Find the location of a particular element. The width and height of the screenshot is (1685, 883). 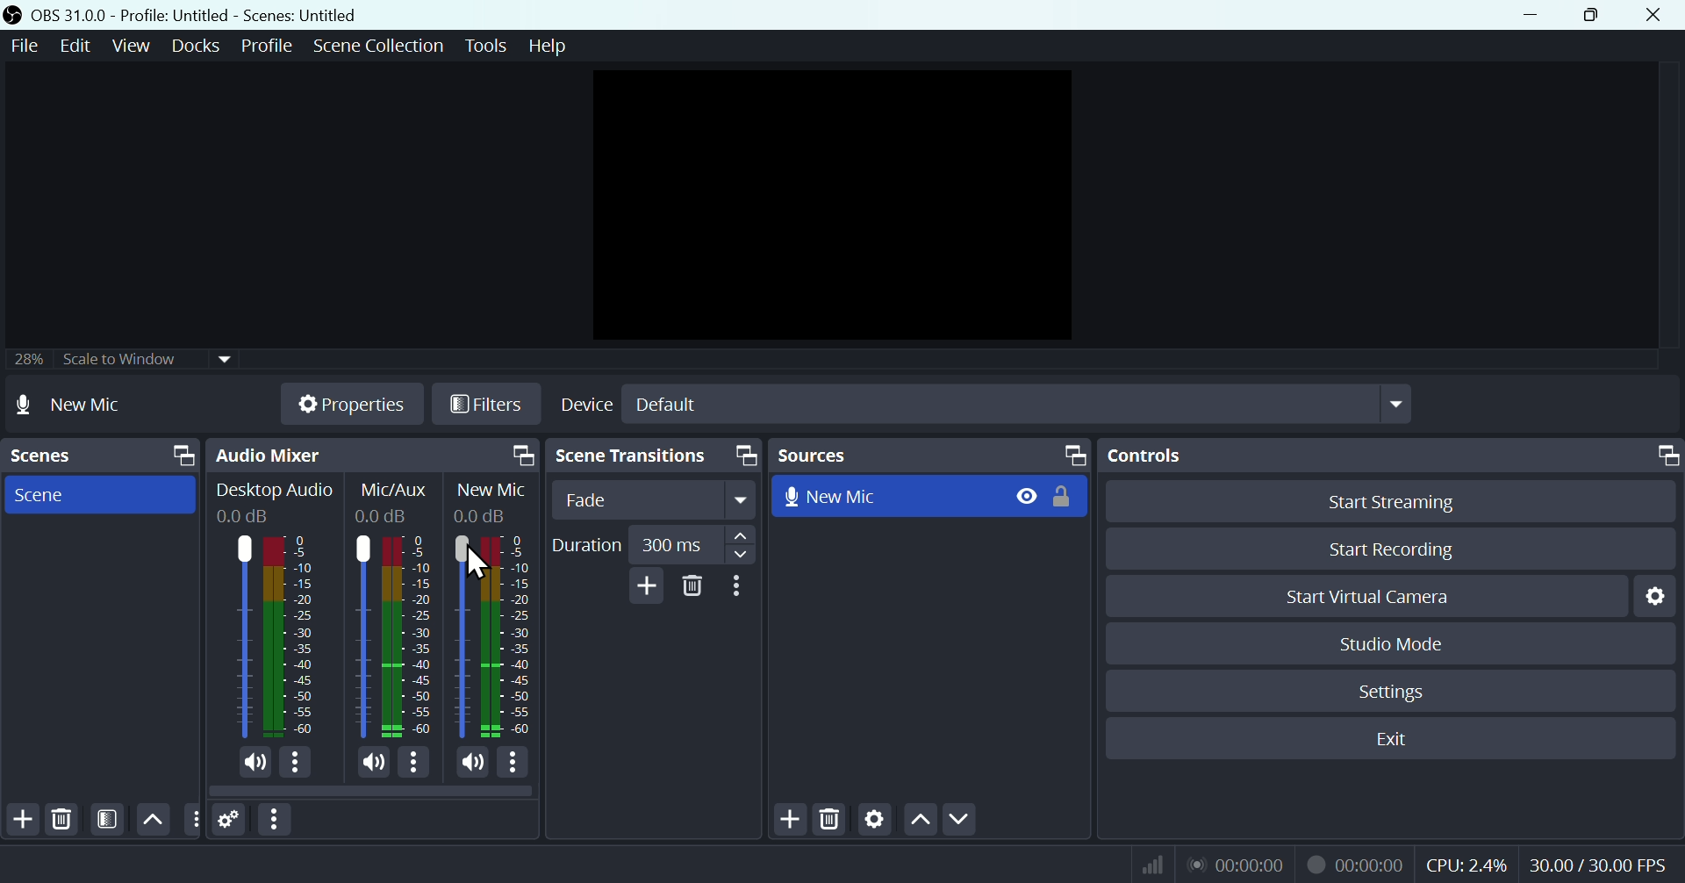

(un)mute is located at coordinates (253, 763).